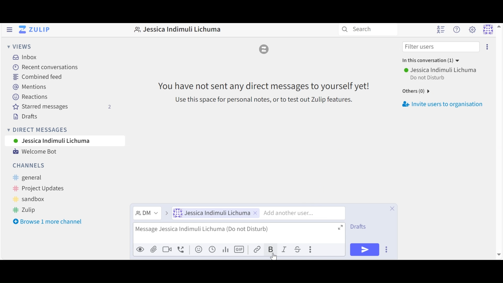 The width and height of the screenshot is (503, 283). What do you see at coordinates (271, 249) in the screenshot?
I see `Bold` at bounding box center [271, 249].